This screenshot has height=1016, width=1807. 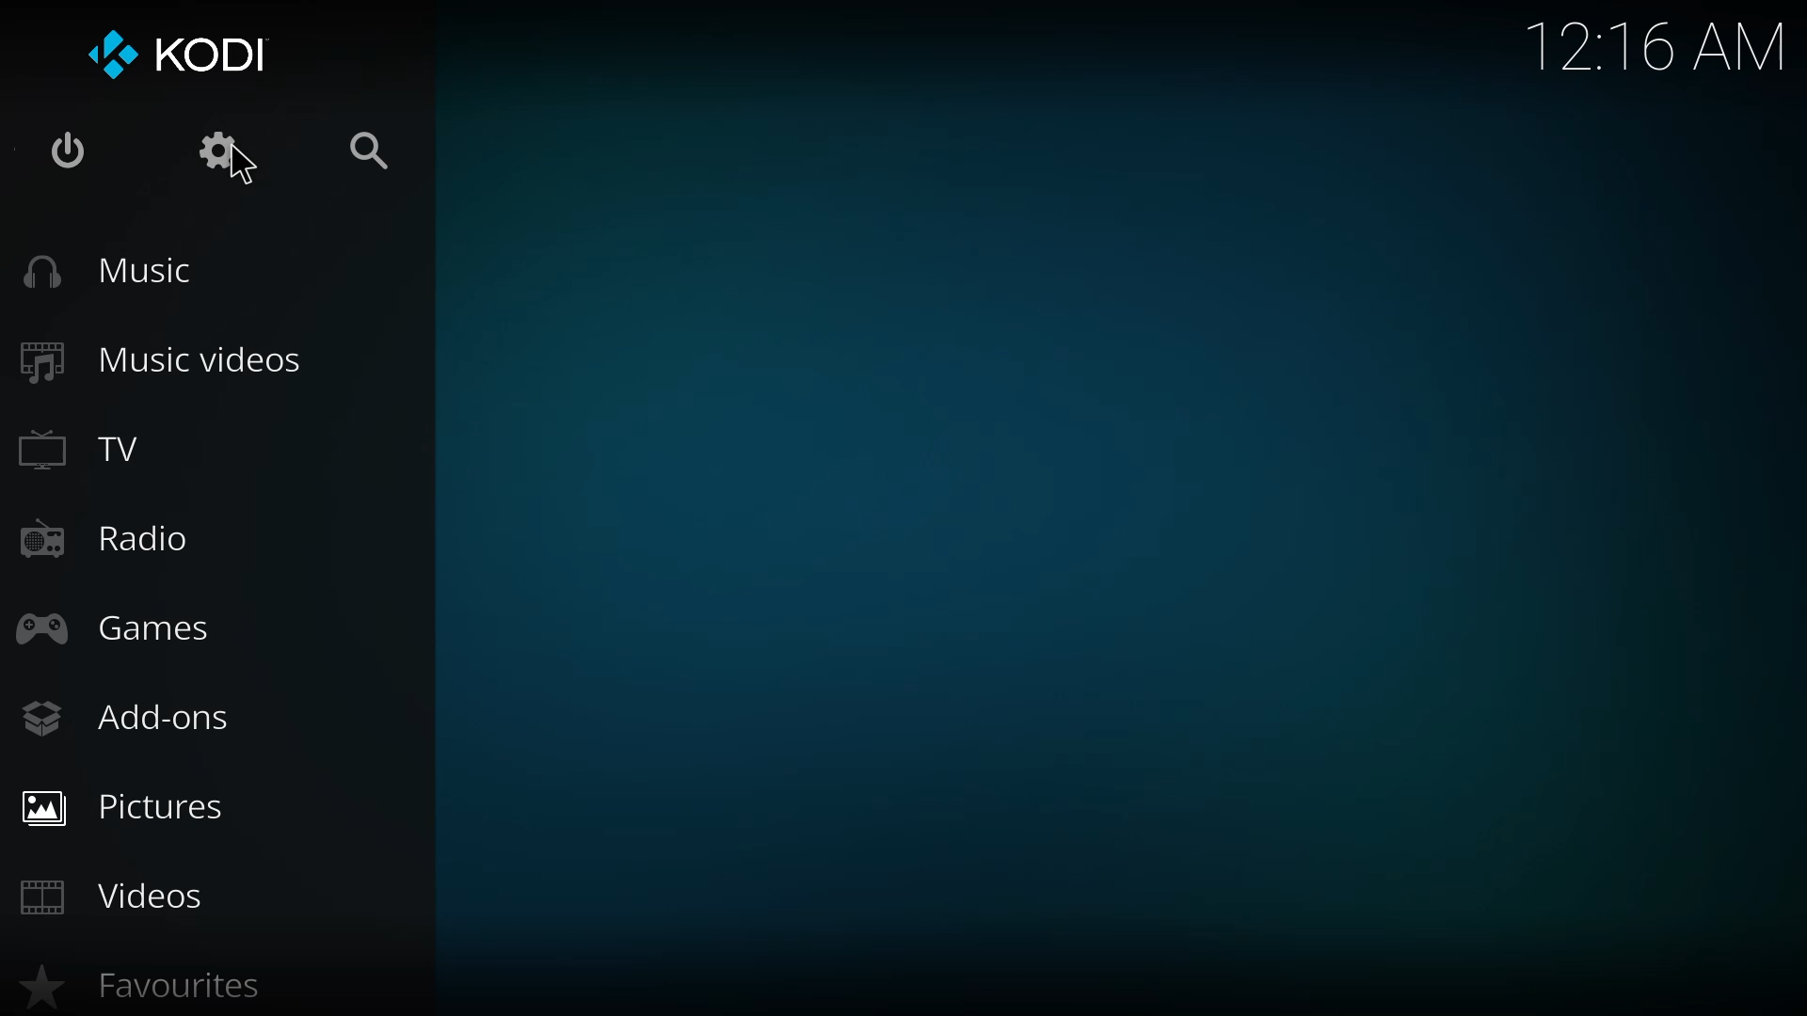 What do you see at coordinates (1656, 54) in the screenshot?
I see `12.16 AM` at bounding box center [1656, 54].